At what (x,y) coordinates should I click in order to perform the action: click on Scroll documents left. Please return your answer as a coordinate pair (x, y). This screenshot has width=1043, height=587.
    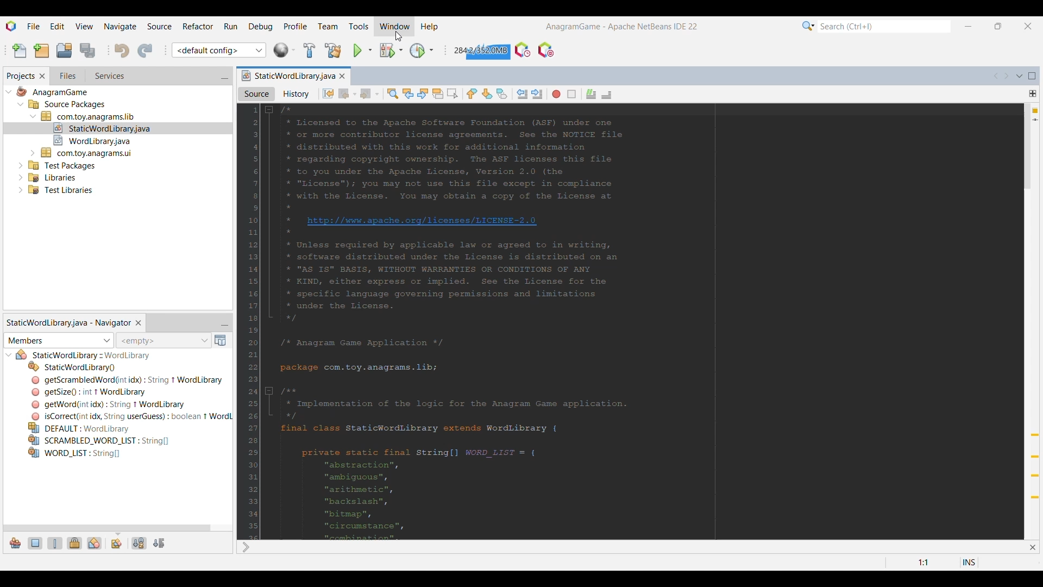
    Looking at the image, I should click on (996, 76).